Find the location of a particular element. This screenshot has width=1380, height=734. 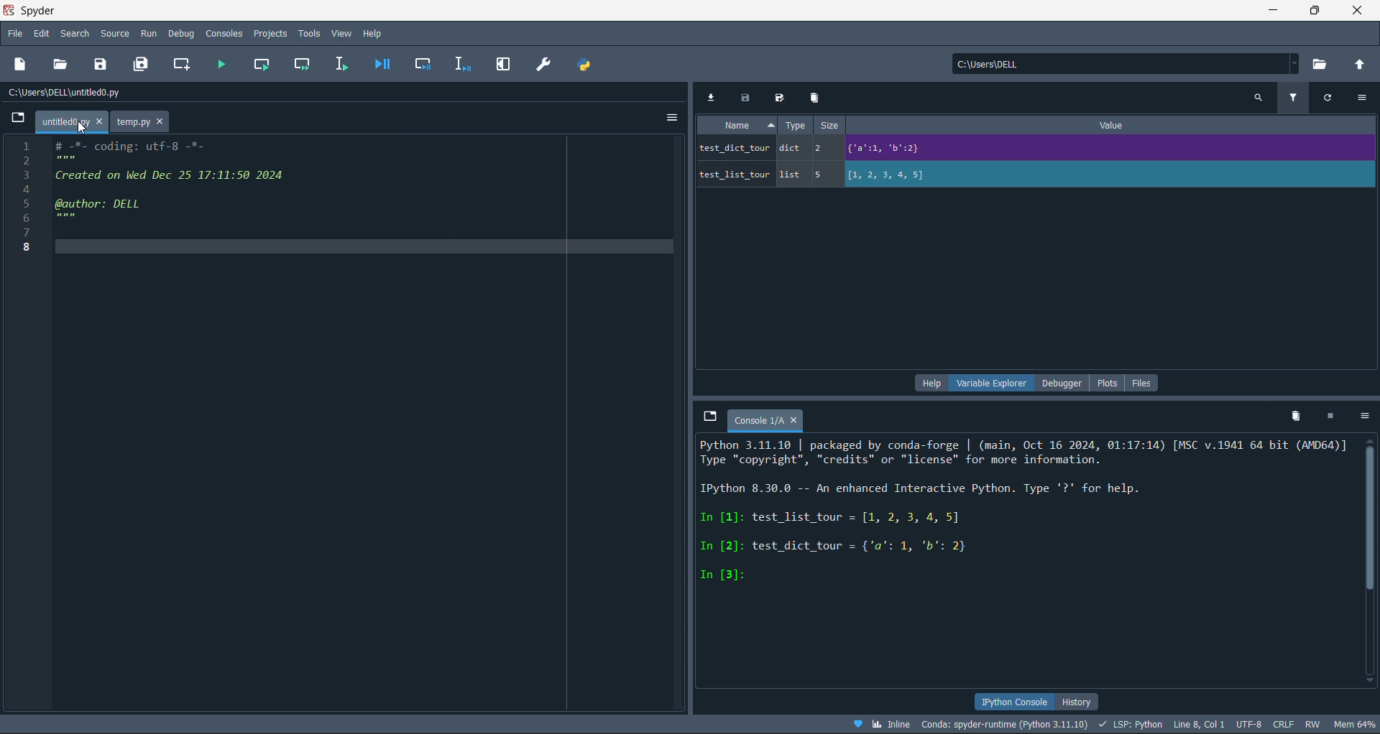

Conda: spyder-runtime(Python 3.11.10)) is located at coordinates (1005, 724).